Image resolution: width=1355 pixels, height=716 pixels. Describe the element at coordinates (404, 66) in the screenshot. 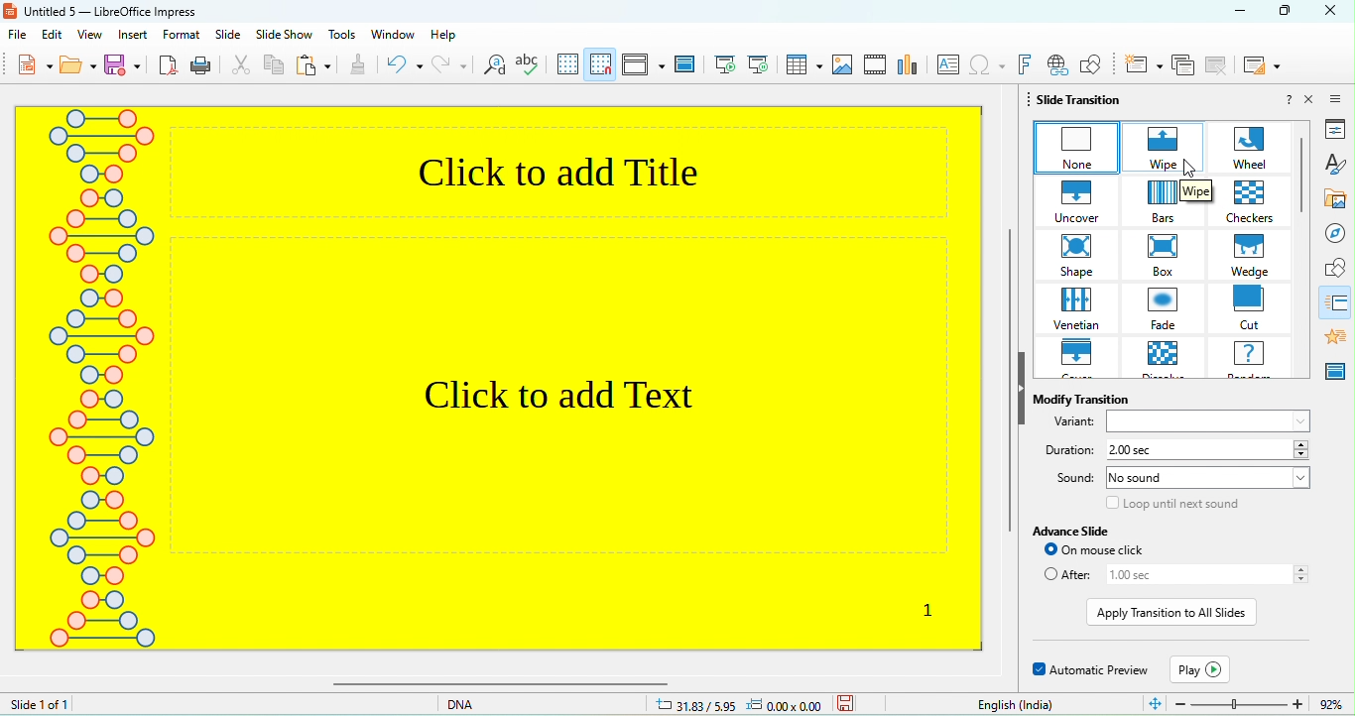

I see `undo` at that location.